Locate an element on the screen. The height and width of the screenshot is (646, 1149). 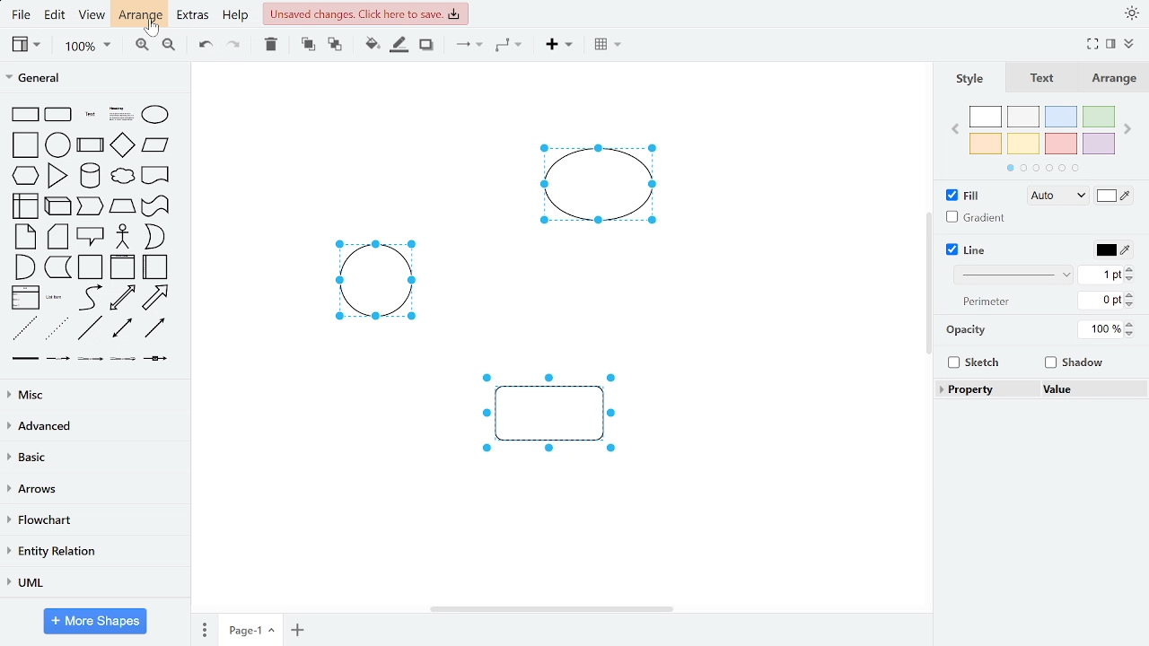
UML is located at coordinates (92, 582).